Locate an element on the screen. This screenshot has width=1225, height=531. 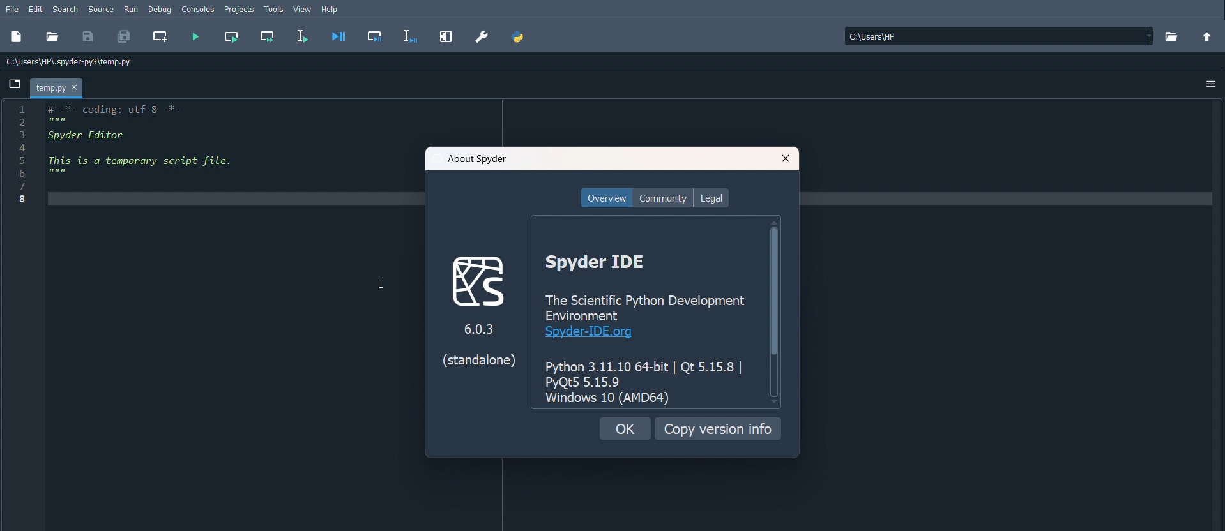
Cursor is located at coordinates (383, 282).